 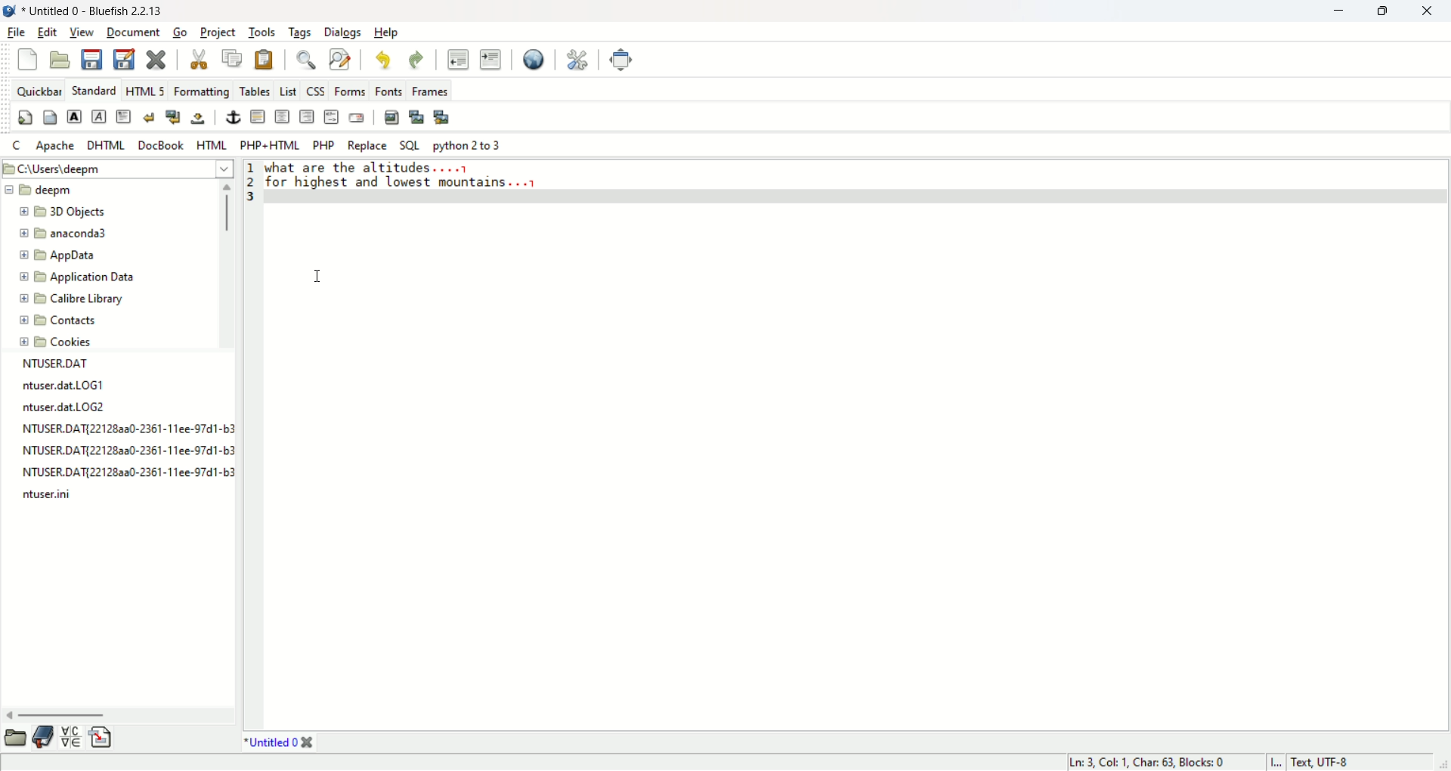 I want to click on close, so click(x=1430, y=11).